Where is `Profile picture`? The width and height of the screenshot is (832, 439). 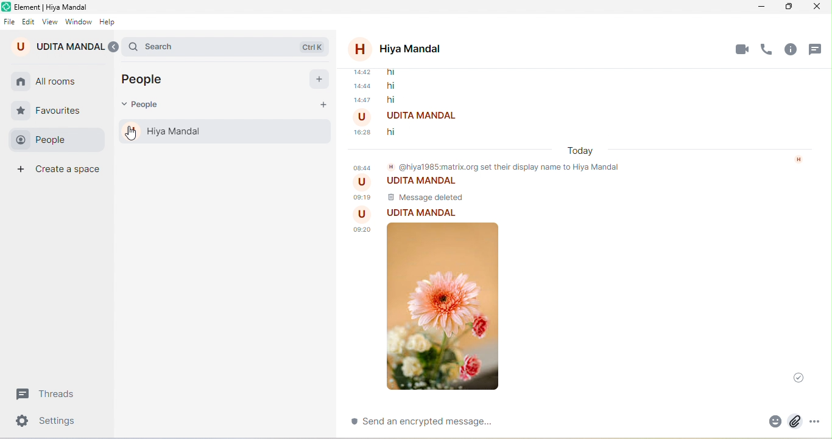
Profile picture is located at coordinates (363, 215).